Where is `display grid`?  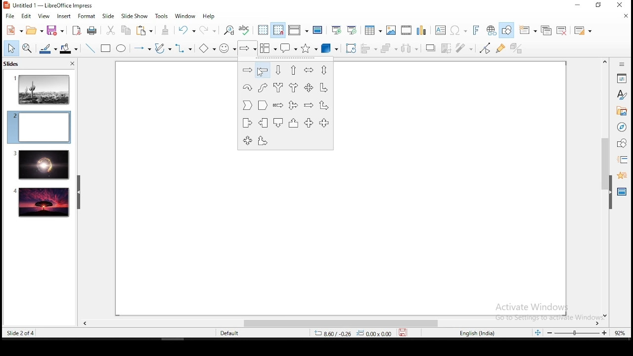
display grid is located at coordinates (263, 30).